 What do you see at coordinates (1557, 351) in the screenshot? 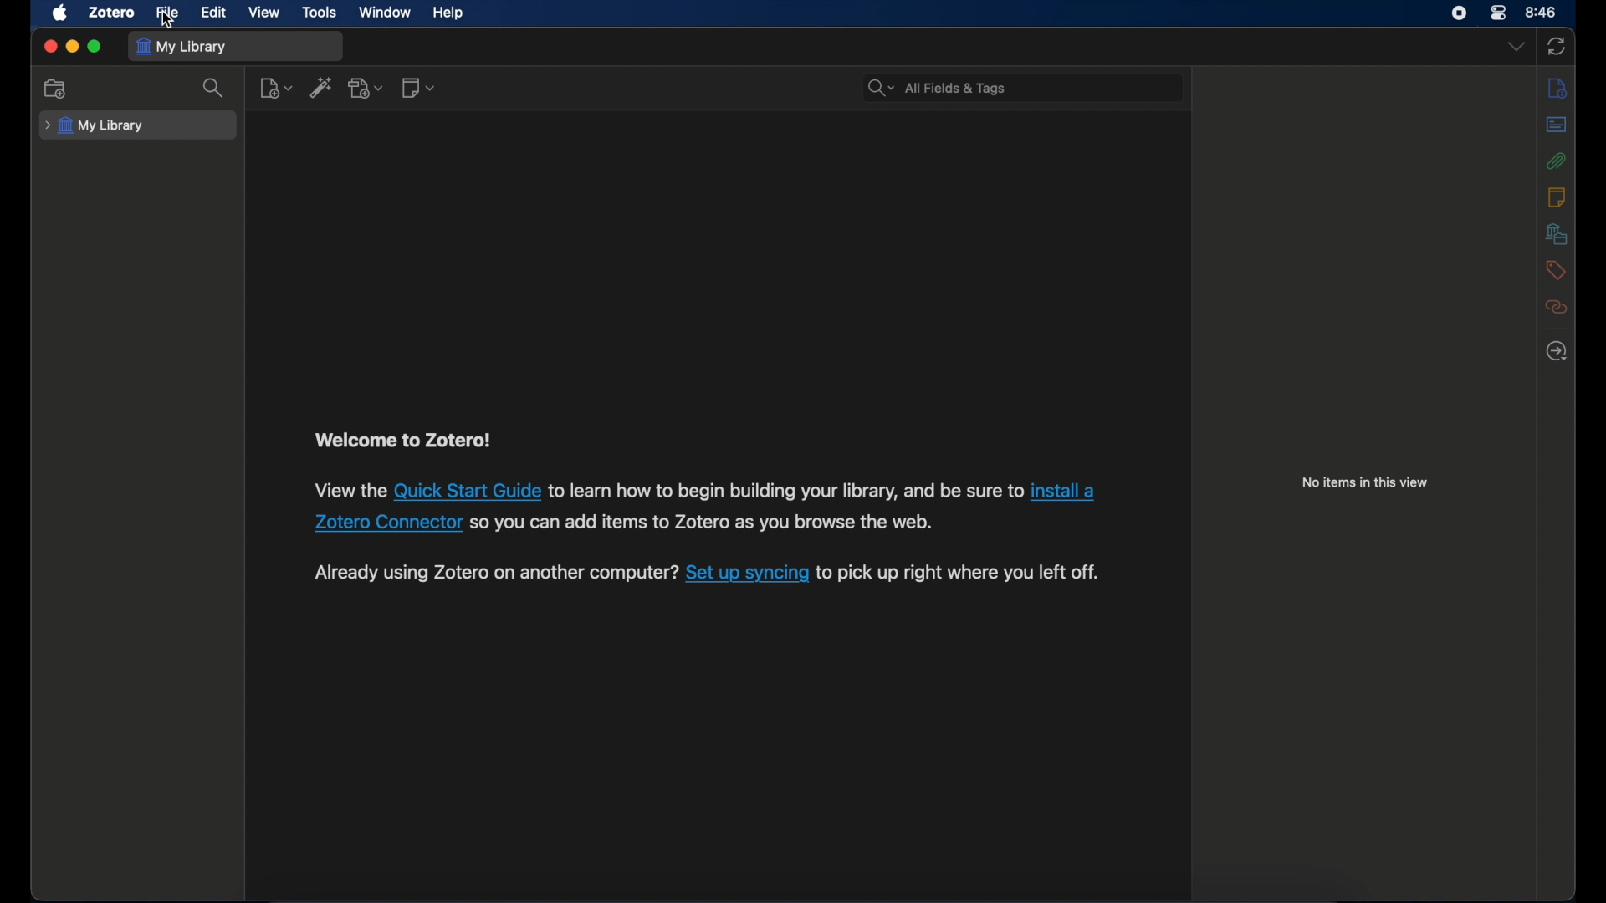
I see `locate` at bounding box center [1557, 351].